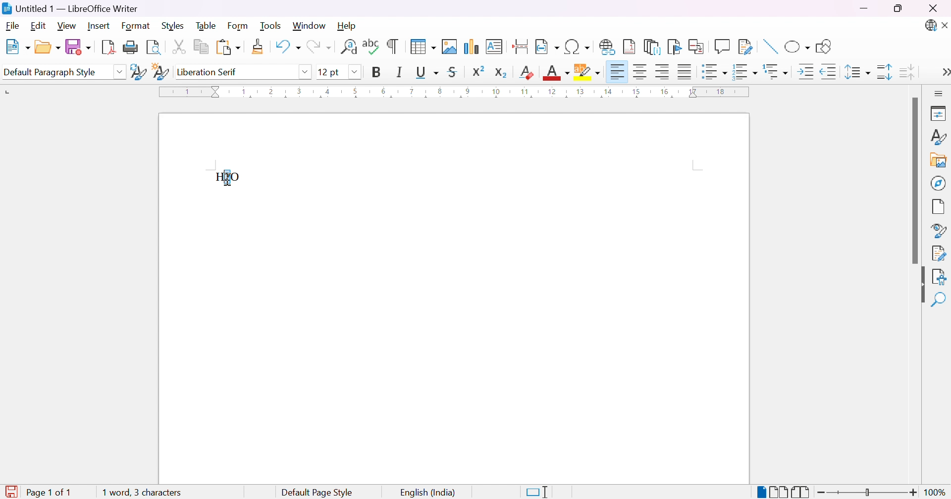 Image resolution: width=951 pixels, height=499 pixels. Describe the element at coordinates (50, 73) in the screenshot. I see `Default paragraph style` at that location.